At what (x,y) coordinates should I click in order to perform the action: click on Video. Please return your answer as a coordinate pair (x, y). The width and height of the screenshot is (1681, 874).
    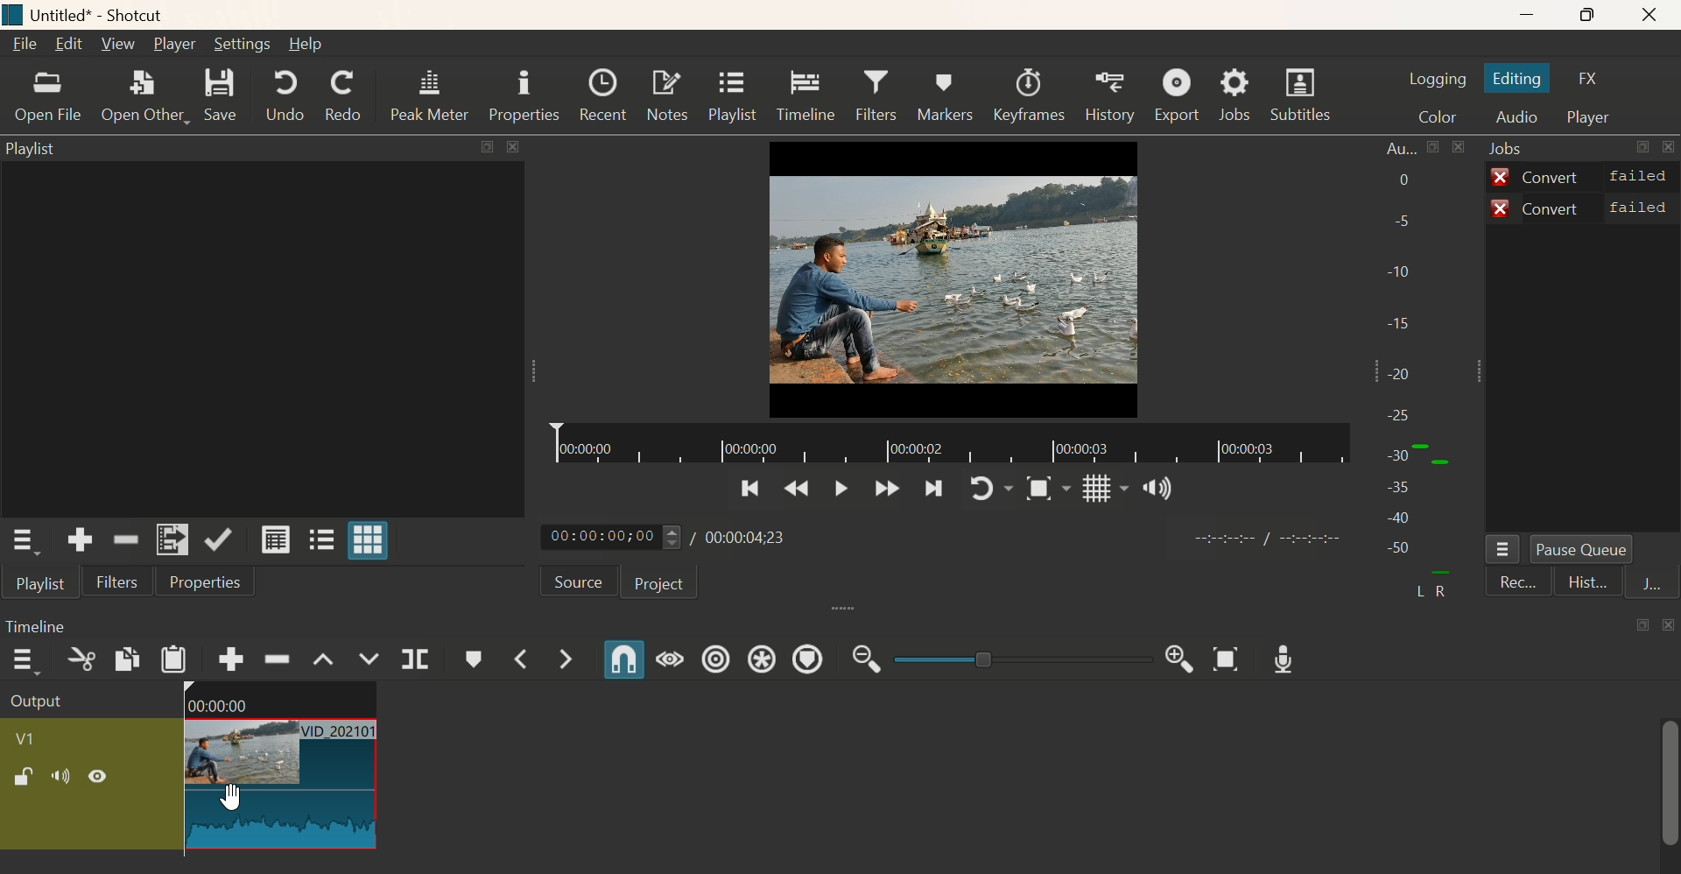
    Looking at the image, I should click on (955, 278).